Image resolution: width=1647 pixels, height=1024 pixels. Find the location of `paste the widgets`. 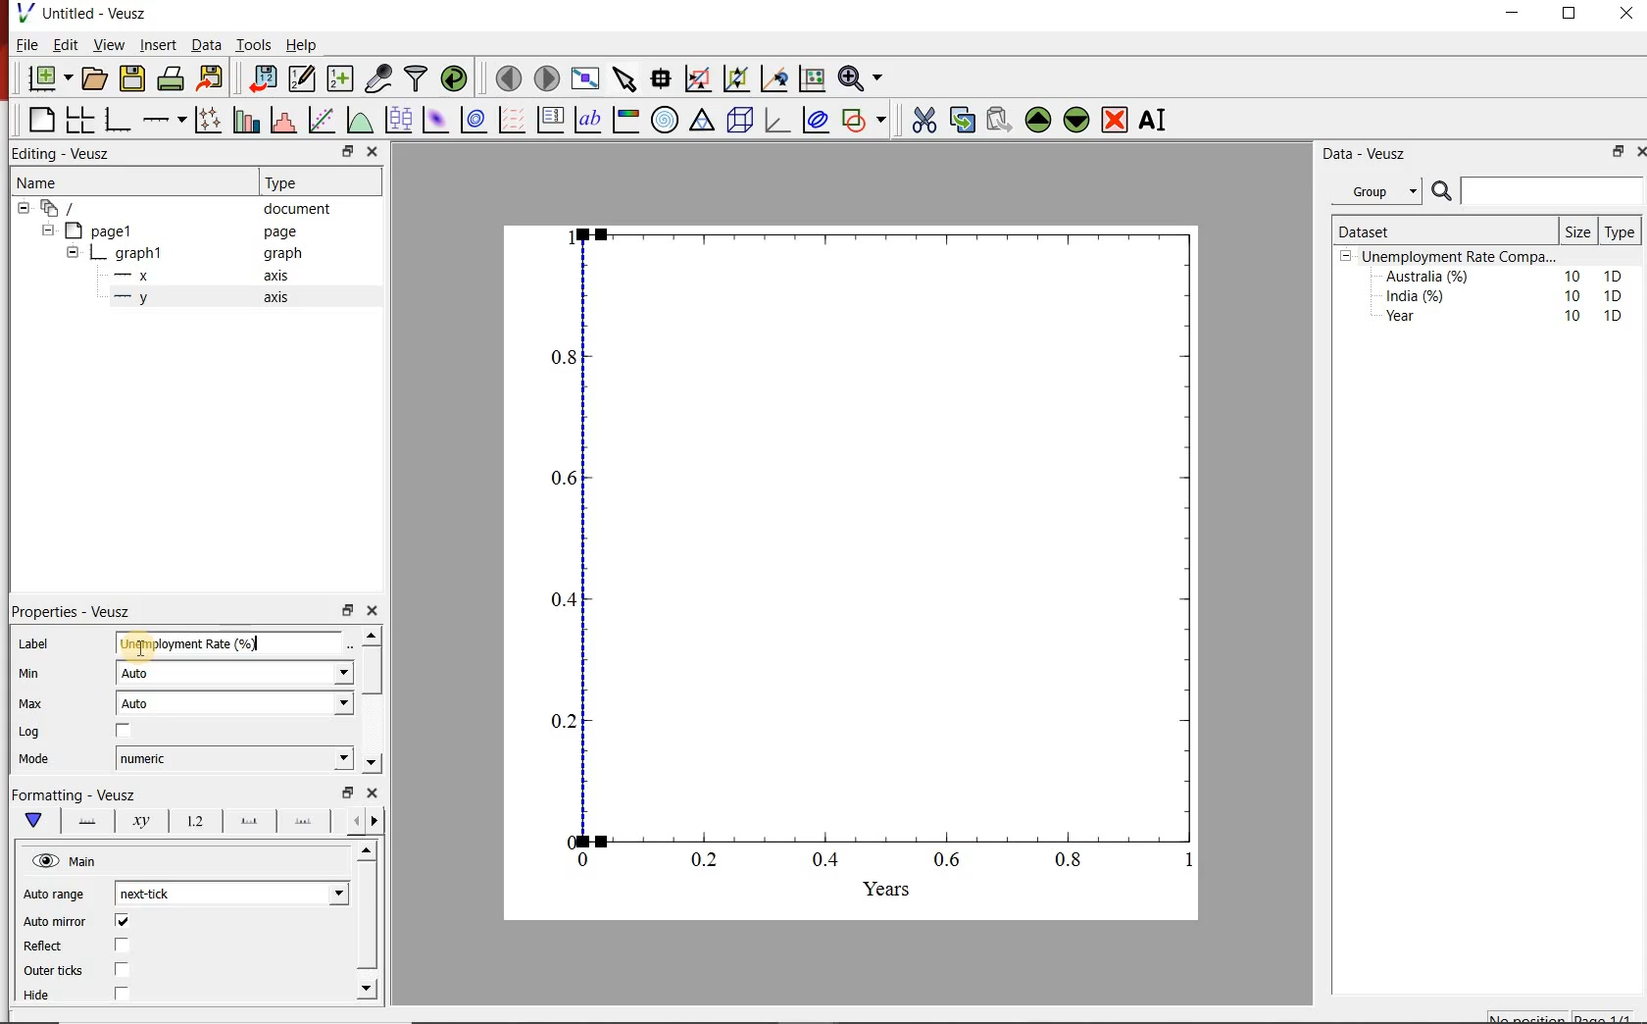

paste the widgets is located at coordinates (1000, 120).